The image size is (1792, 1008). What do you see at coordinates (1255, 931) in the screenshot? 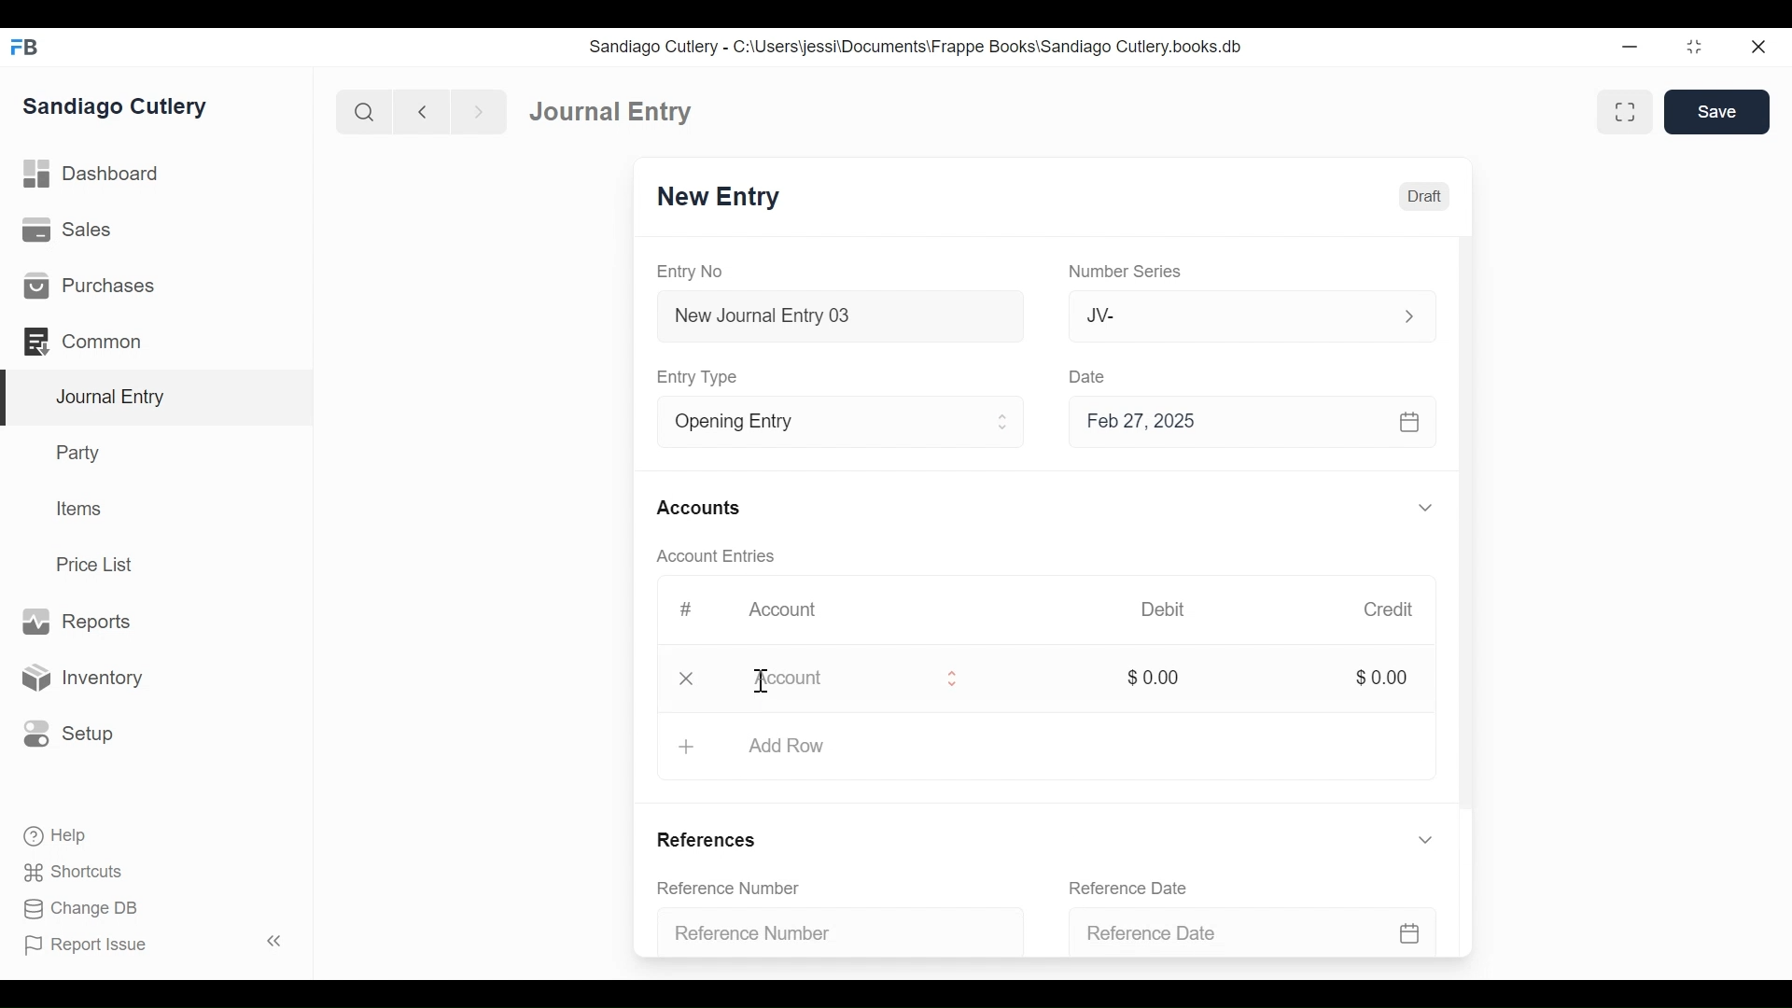
I see `Reference Date` at bounding box center [1255, 931].